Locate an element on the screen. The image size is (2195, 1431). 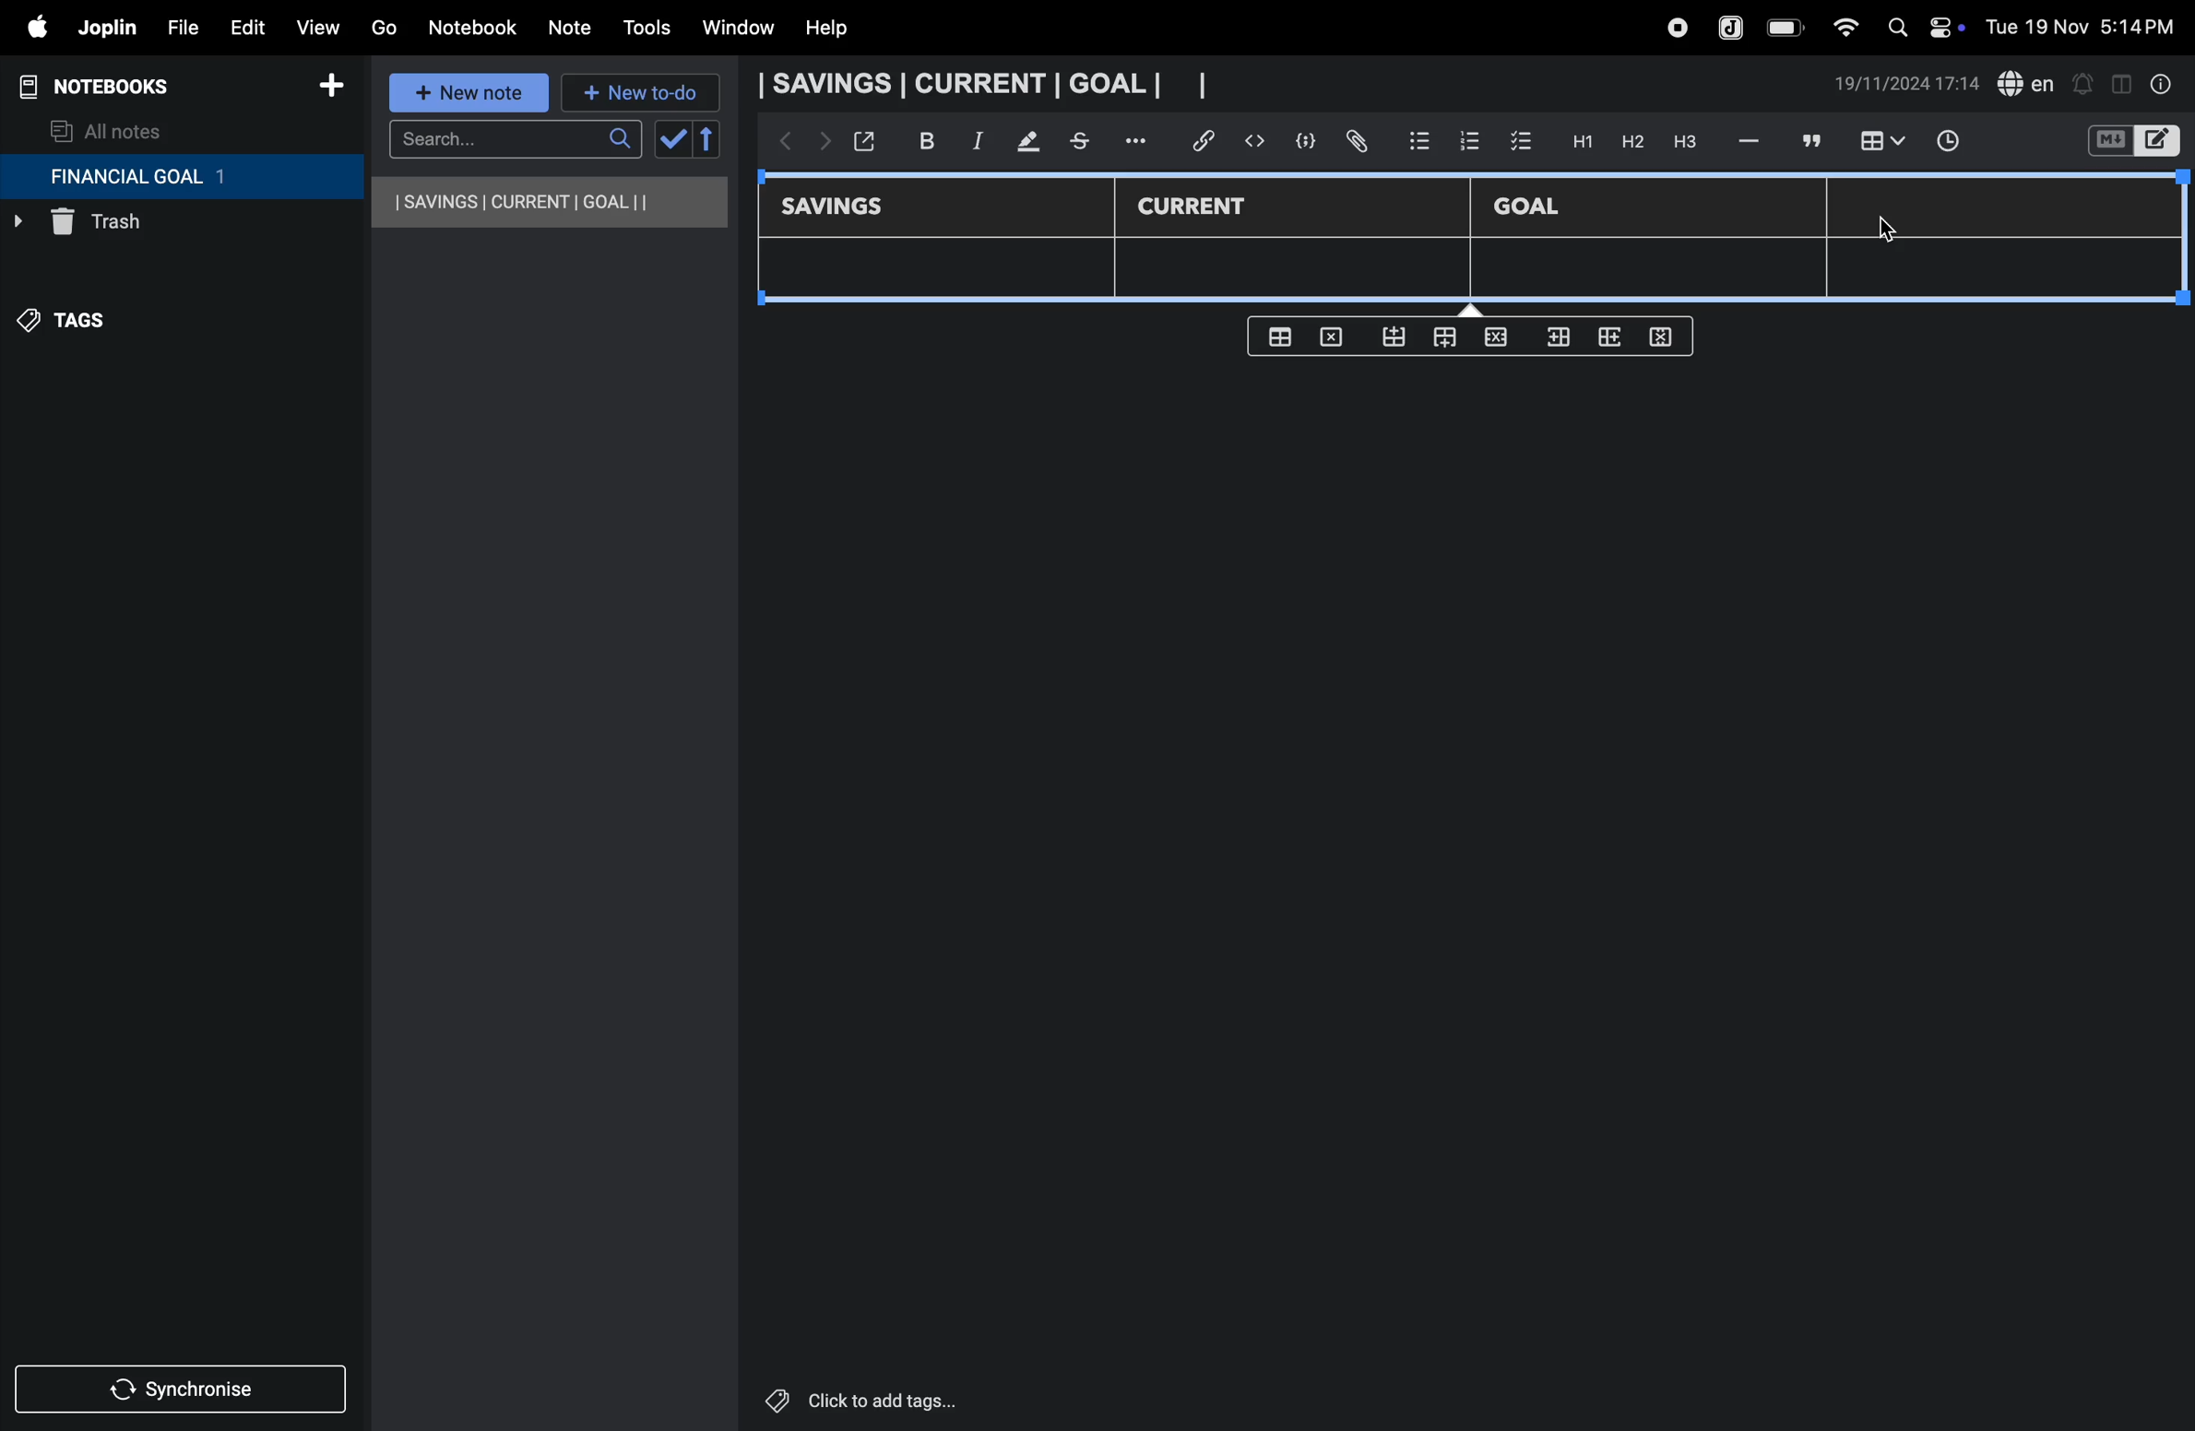
click to add tags is located at coordinates (908, 1399).